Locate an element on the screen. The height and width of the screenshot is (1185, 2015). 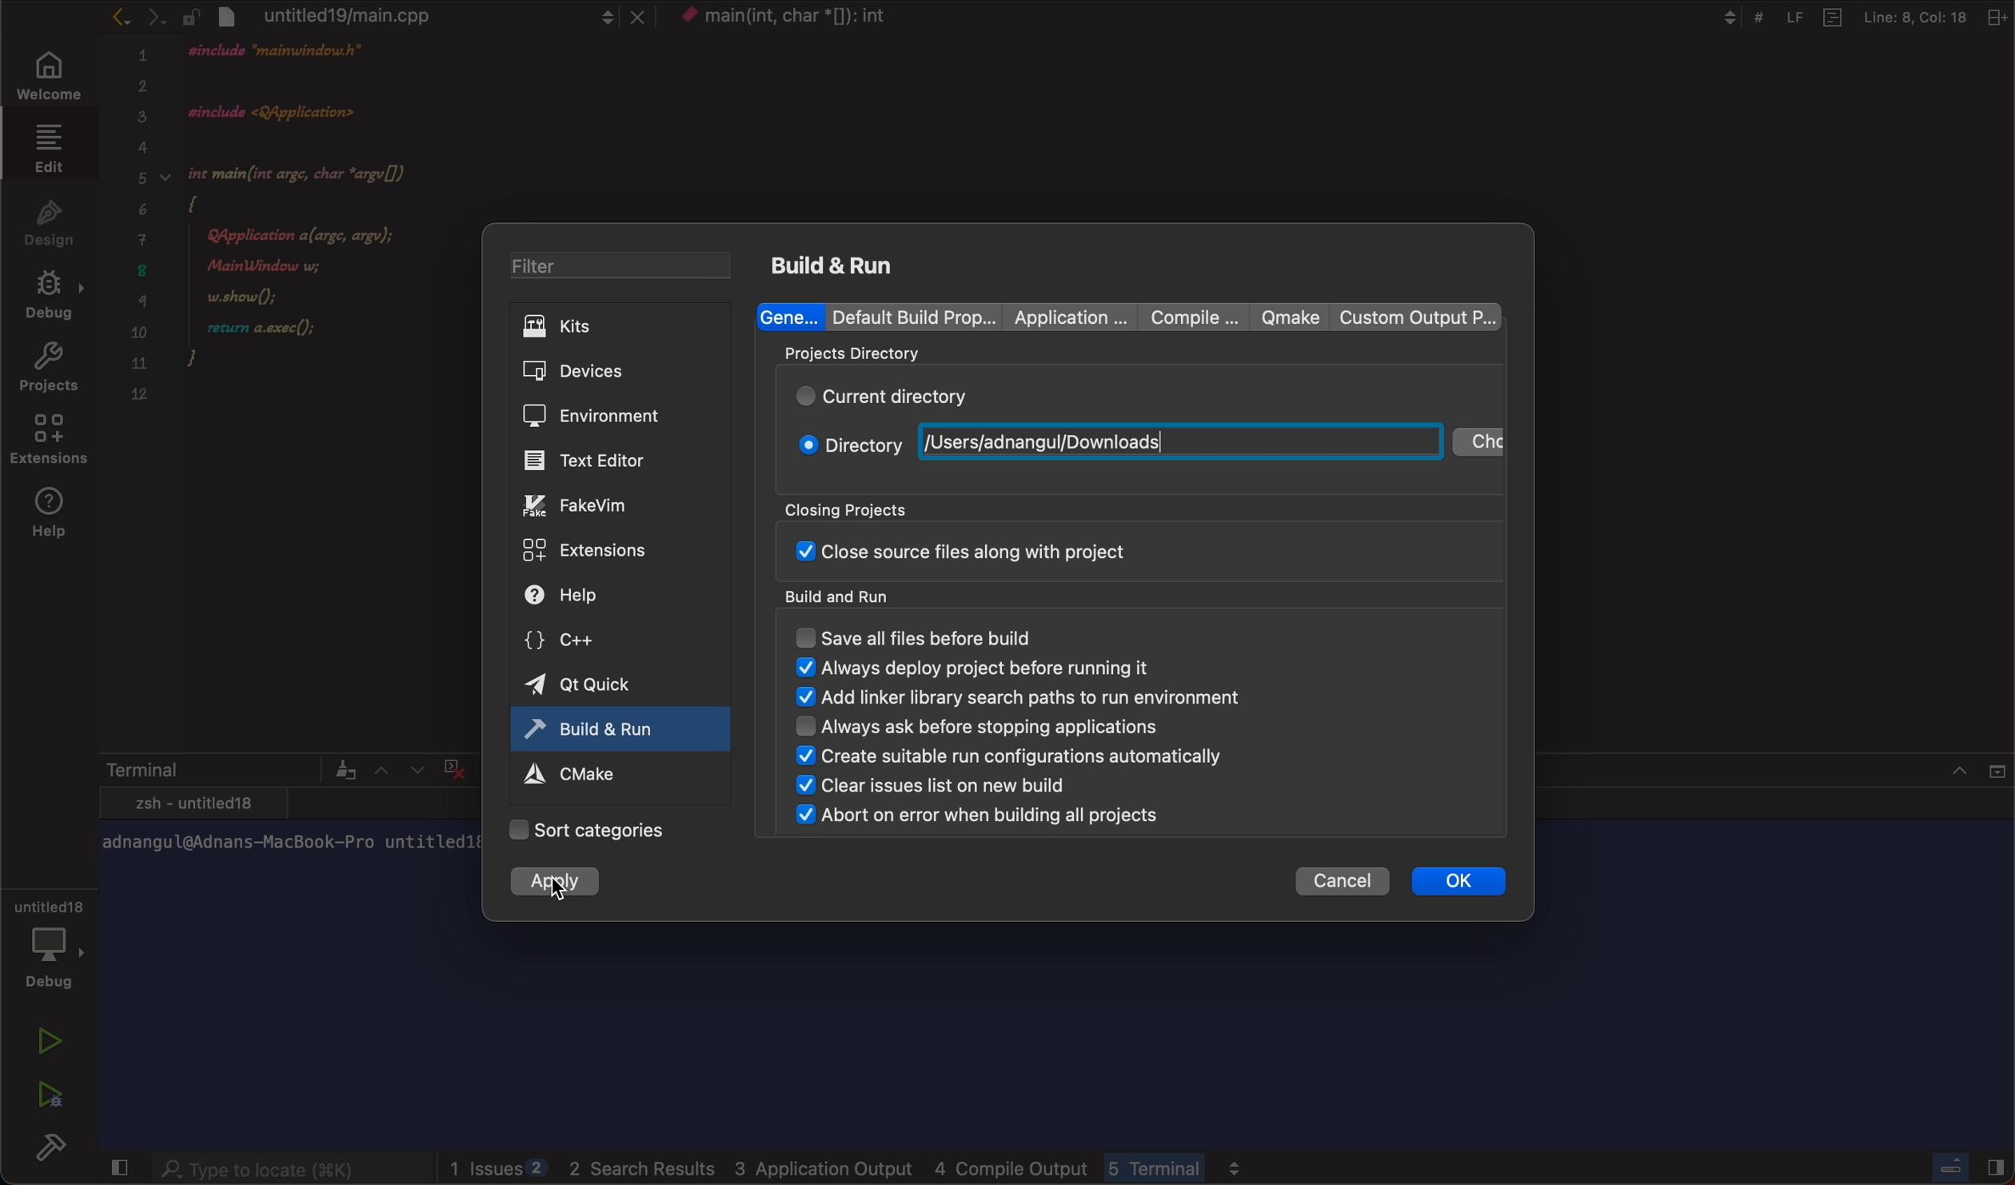
create suitable run configuration  is located at coordinates (1008, 759).